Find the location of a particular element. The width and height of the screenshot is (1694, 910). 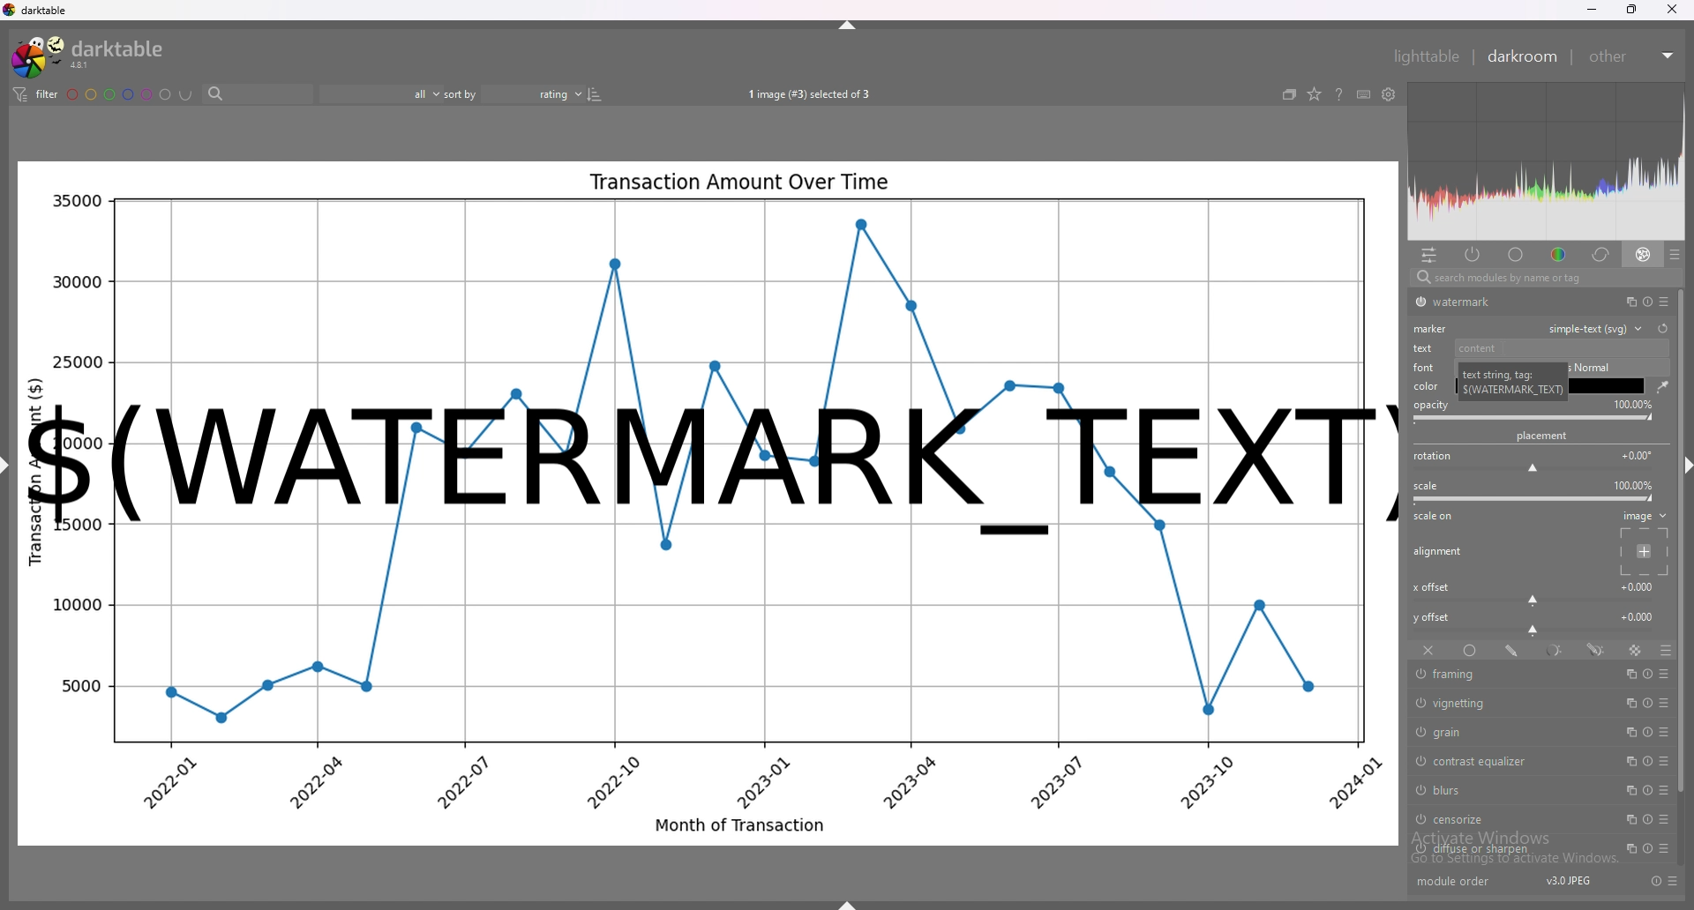

hide is located at coordinates (849, 25).